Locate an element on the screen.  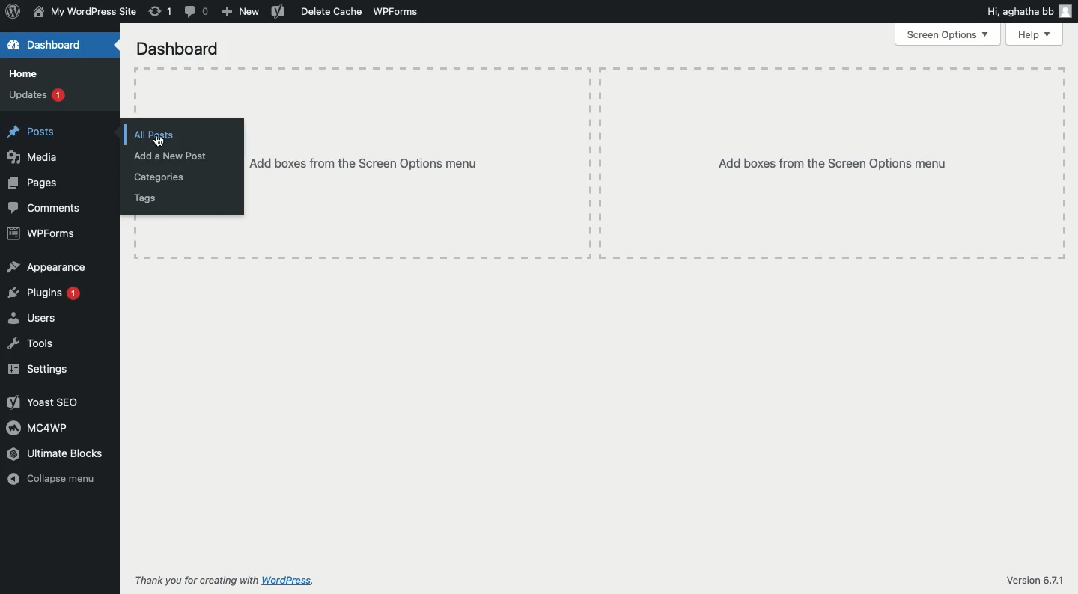
Help  is located at coordinates (1035, 34).